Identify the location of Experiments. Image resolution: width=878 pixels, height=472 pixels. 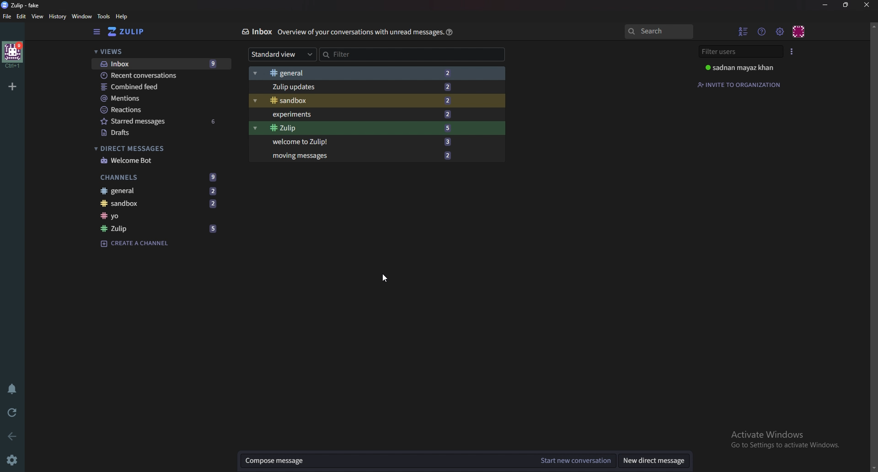
(362, 114).